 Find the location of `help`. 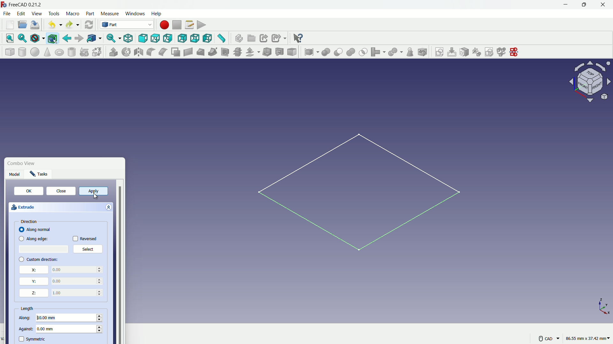

help is located at coordinates (157, 13).